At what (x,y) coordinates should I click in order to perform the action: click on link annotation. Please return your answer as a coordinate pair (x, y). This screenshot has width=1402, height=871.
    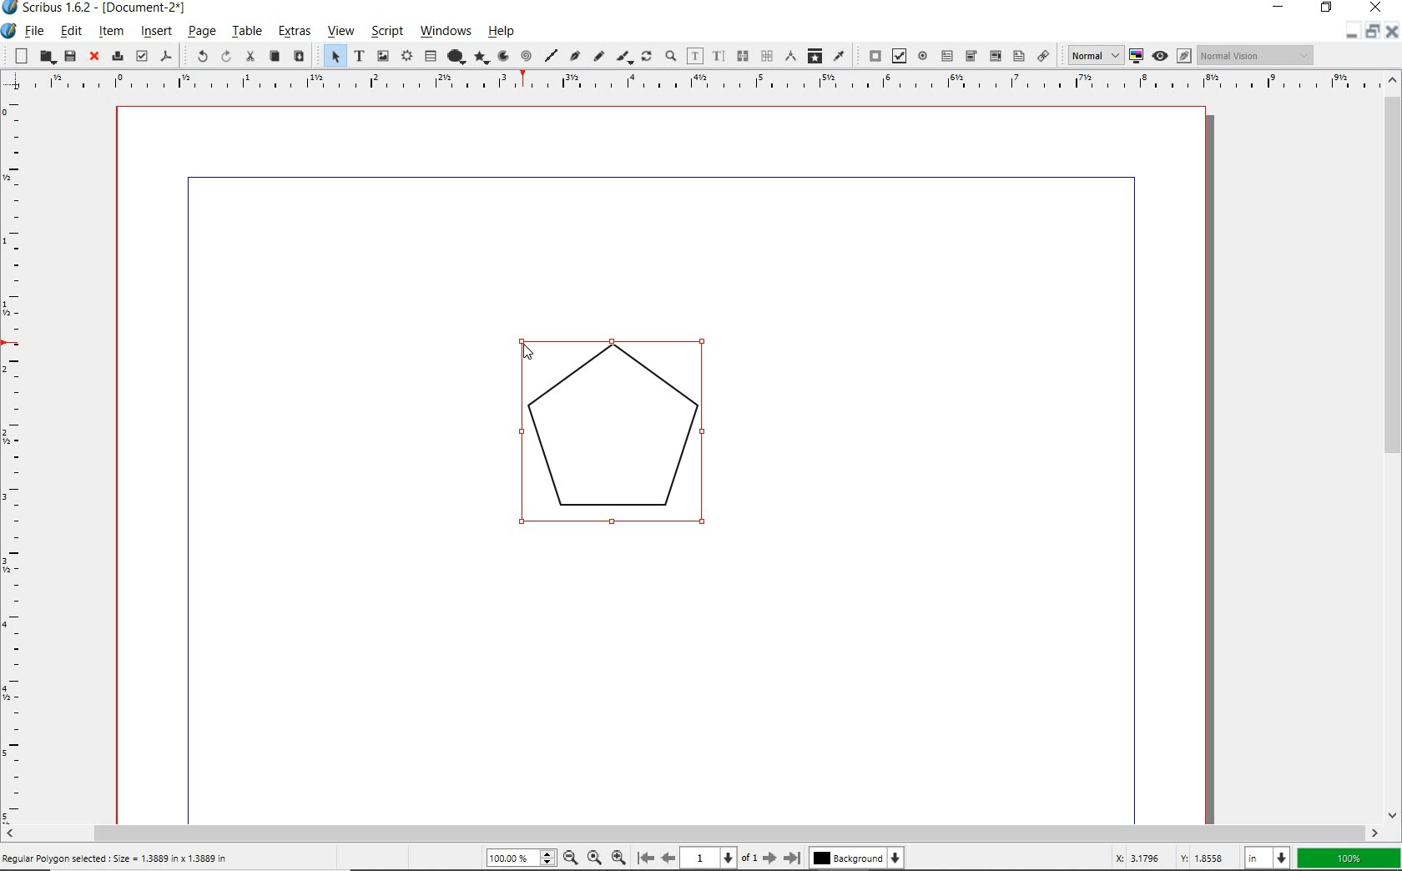
    Looking at the image, I should click on (1043, 57).